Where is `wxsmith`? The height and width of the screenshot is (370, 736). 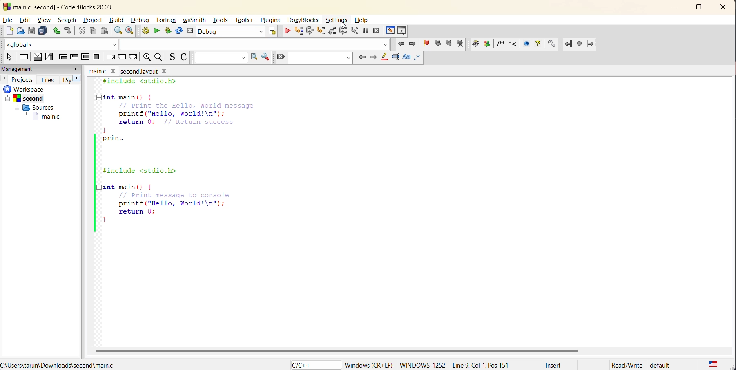
wxsmith is located at coordinates (195, 21).